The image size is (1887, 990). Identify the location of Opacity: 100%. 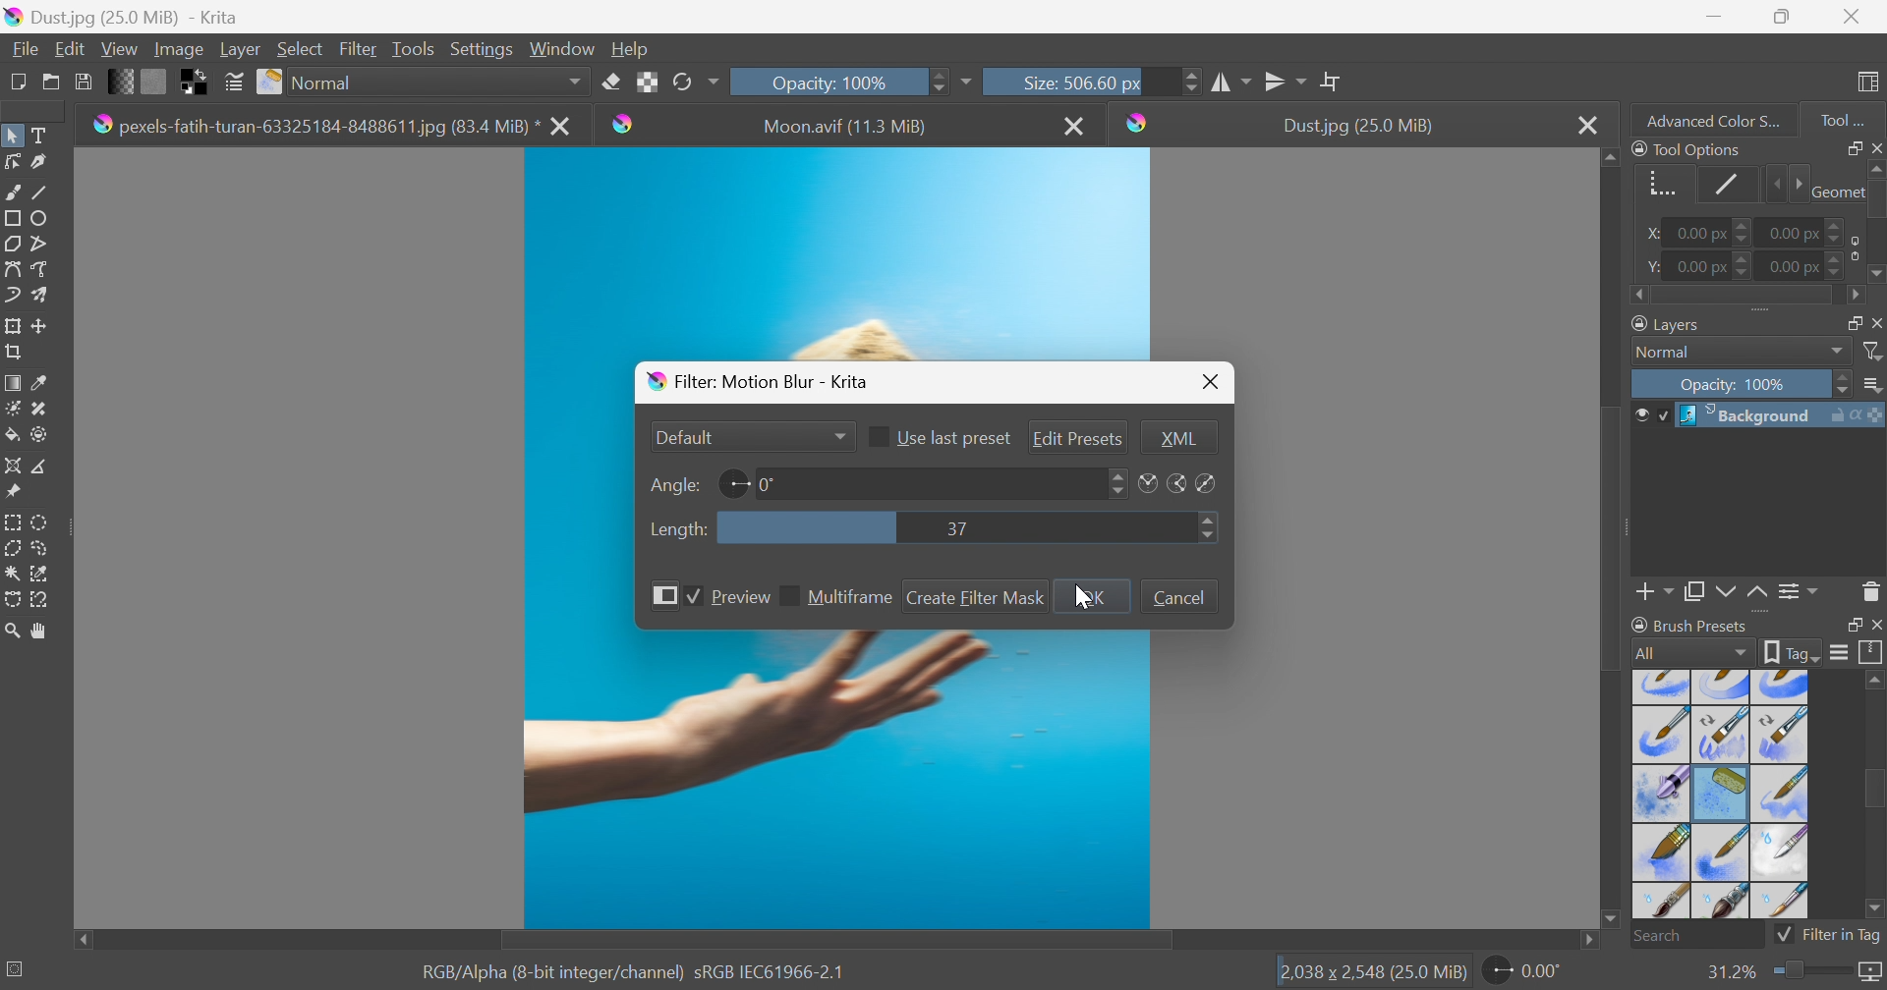
(827, 82).